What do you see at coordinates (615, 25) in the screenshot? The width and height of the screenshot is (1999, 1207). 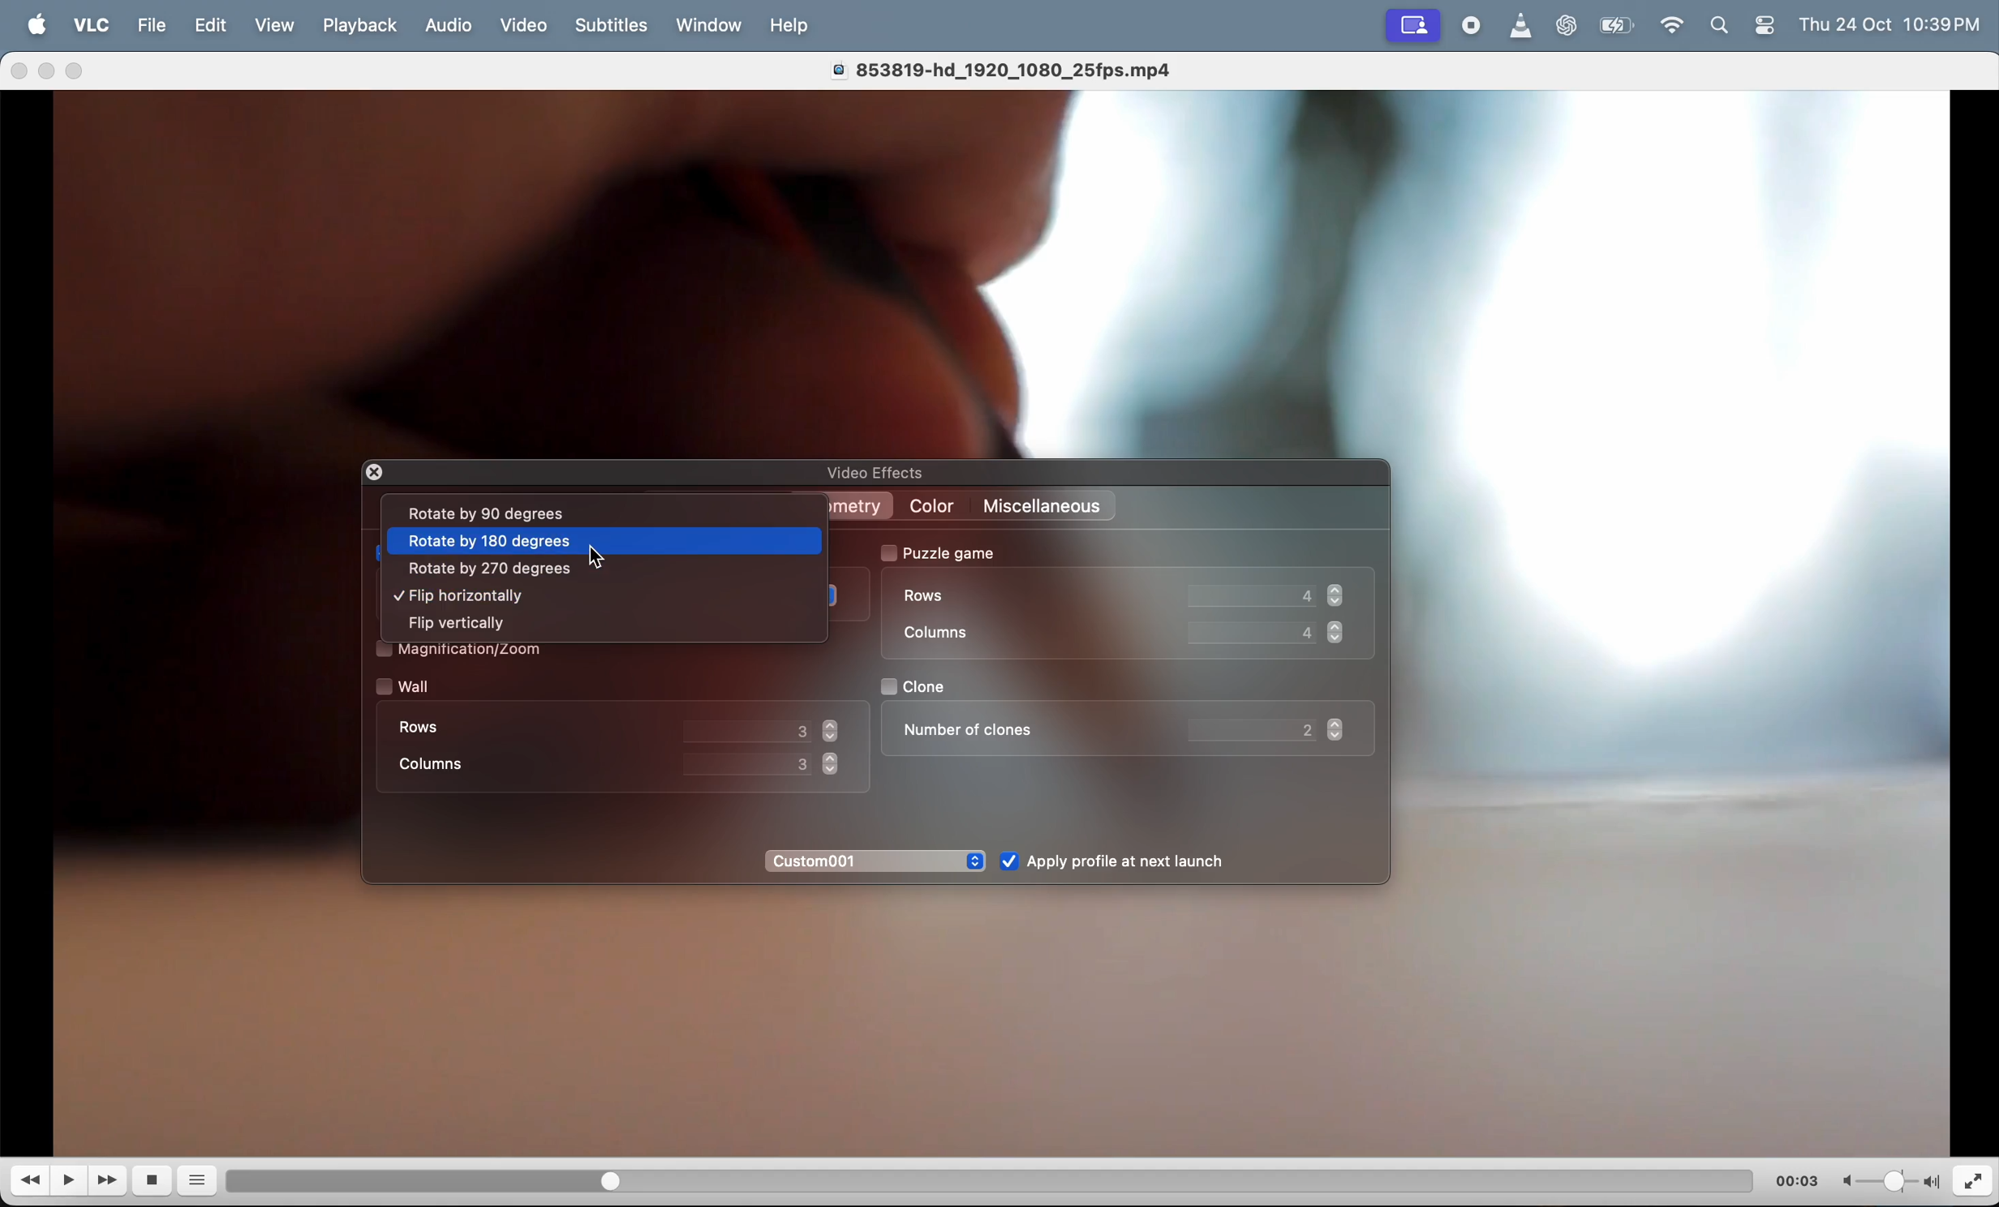 I see `Subtitles` at bounding box center [615, 25].